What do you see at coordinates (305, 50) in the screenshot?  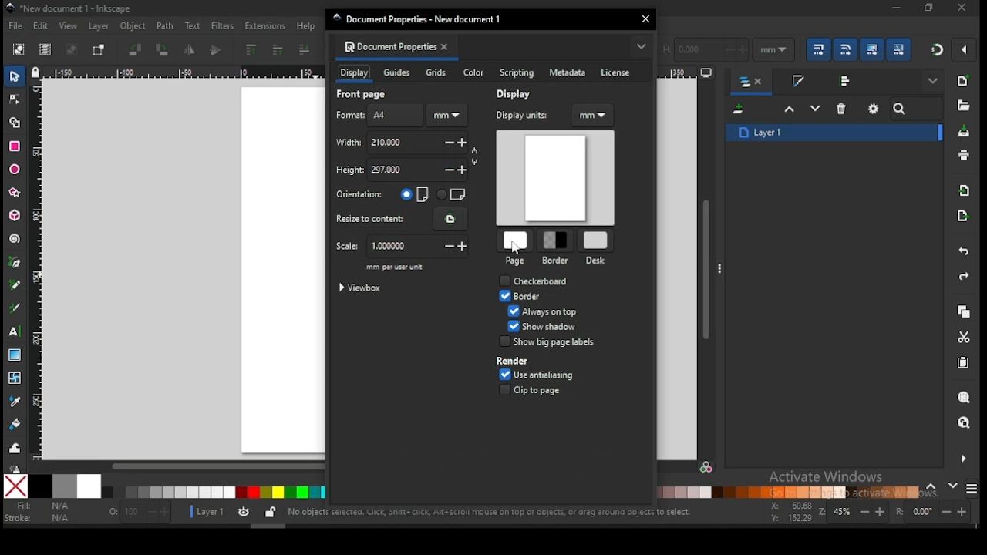 I see `lower` at bounding box center [305, 50].